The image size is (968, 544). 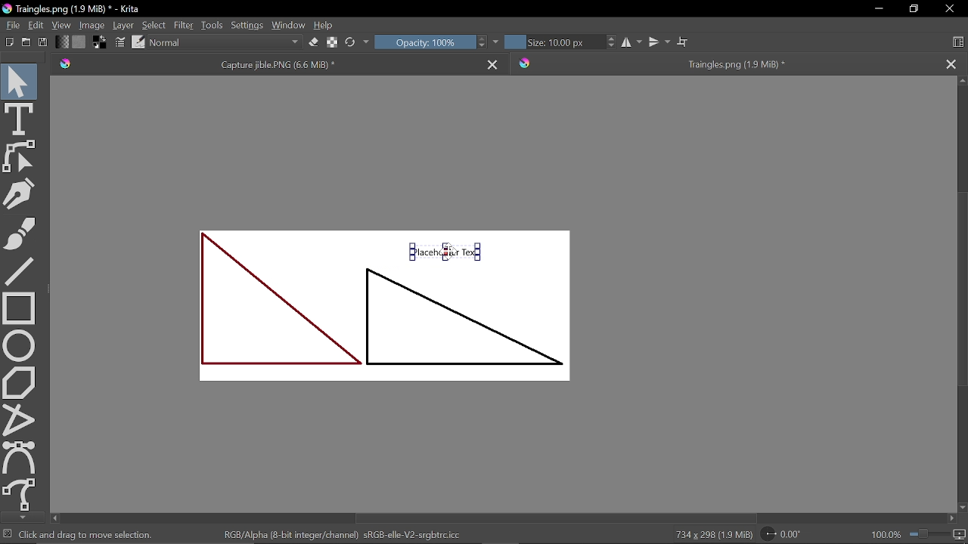 I want to click on Select, so click(x=154, y=25).